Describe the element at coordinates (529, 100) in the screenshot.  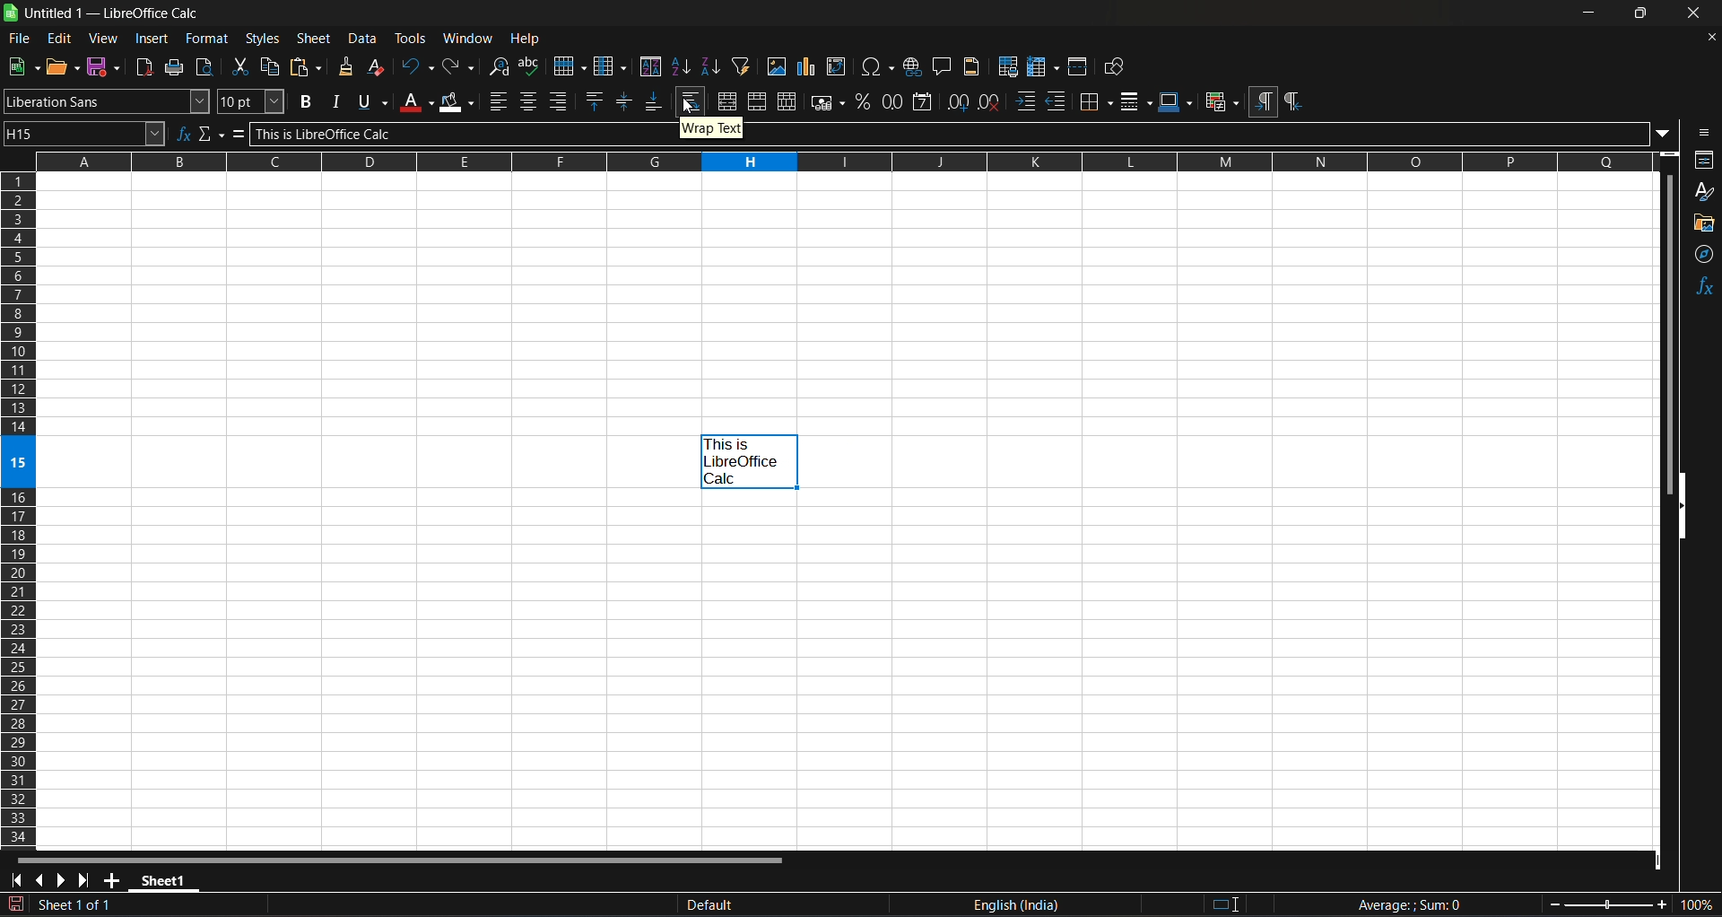
I see `align center` at that location.